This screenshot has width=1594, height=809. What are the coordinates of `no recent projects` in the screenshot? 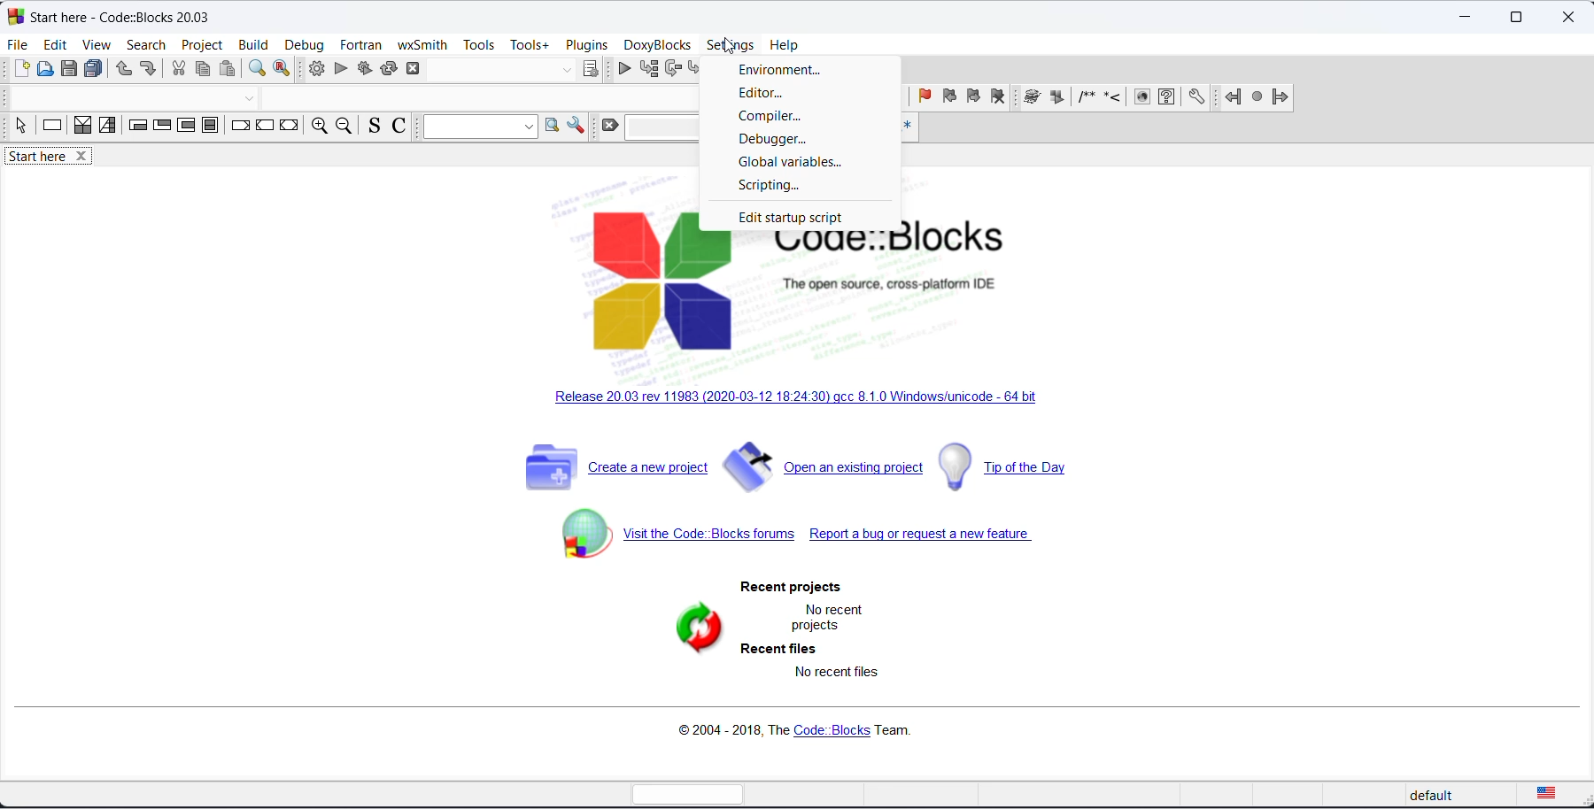 It's located at (830, 620).